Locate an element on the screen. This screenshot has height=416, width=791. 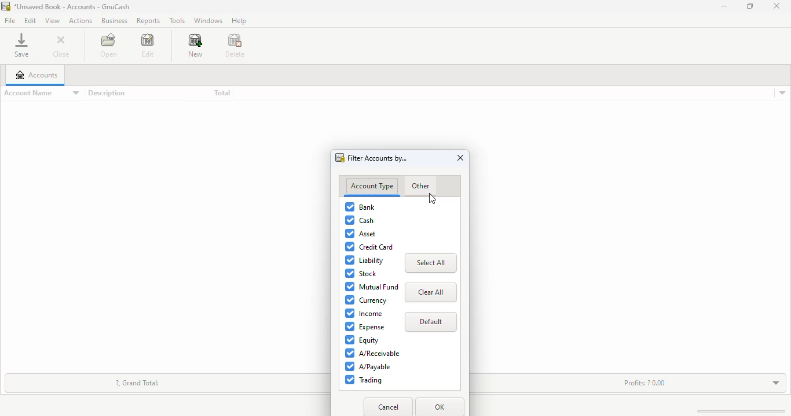
credit card is located at coordinates (369, 247).